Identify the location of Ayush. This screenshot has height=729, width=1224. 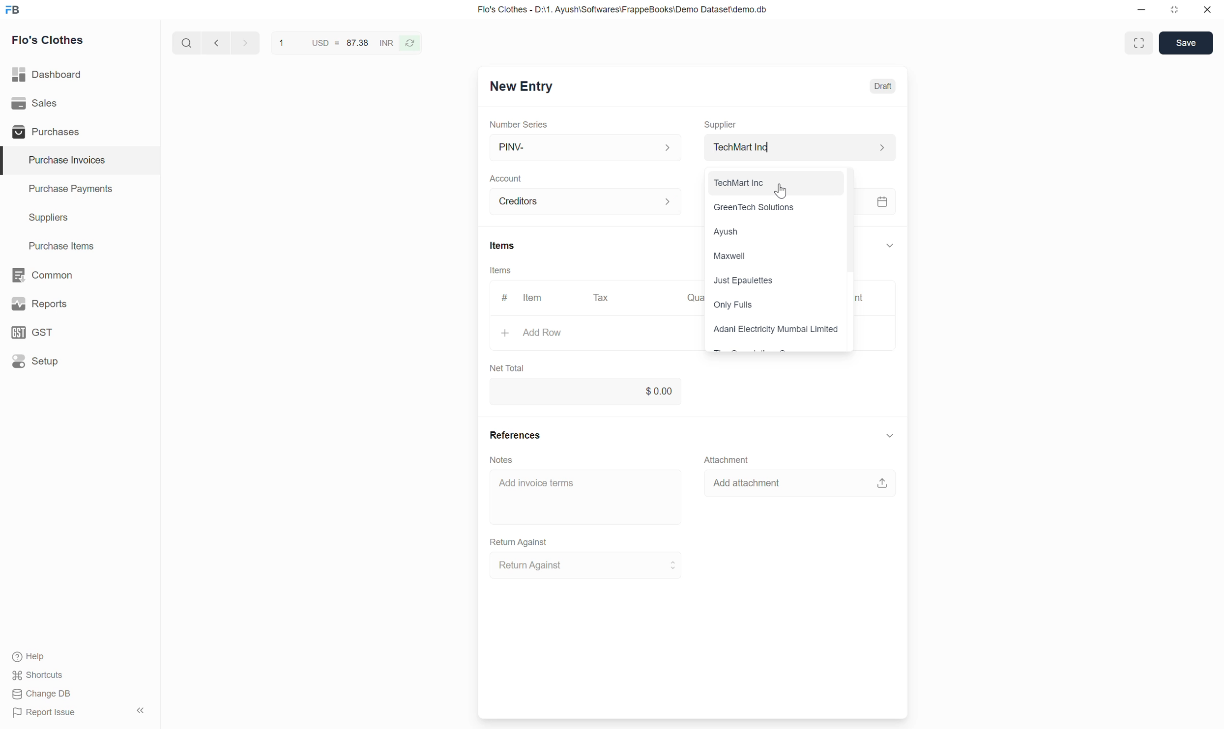
(734, 232).